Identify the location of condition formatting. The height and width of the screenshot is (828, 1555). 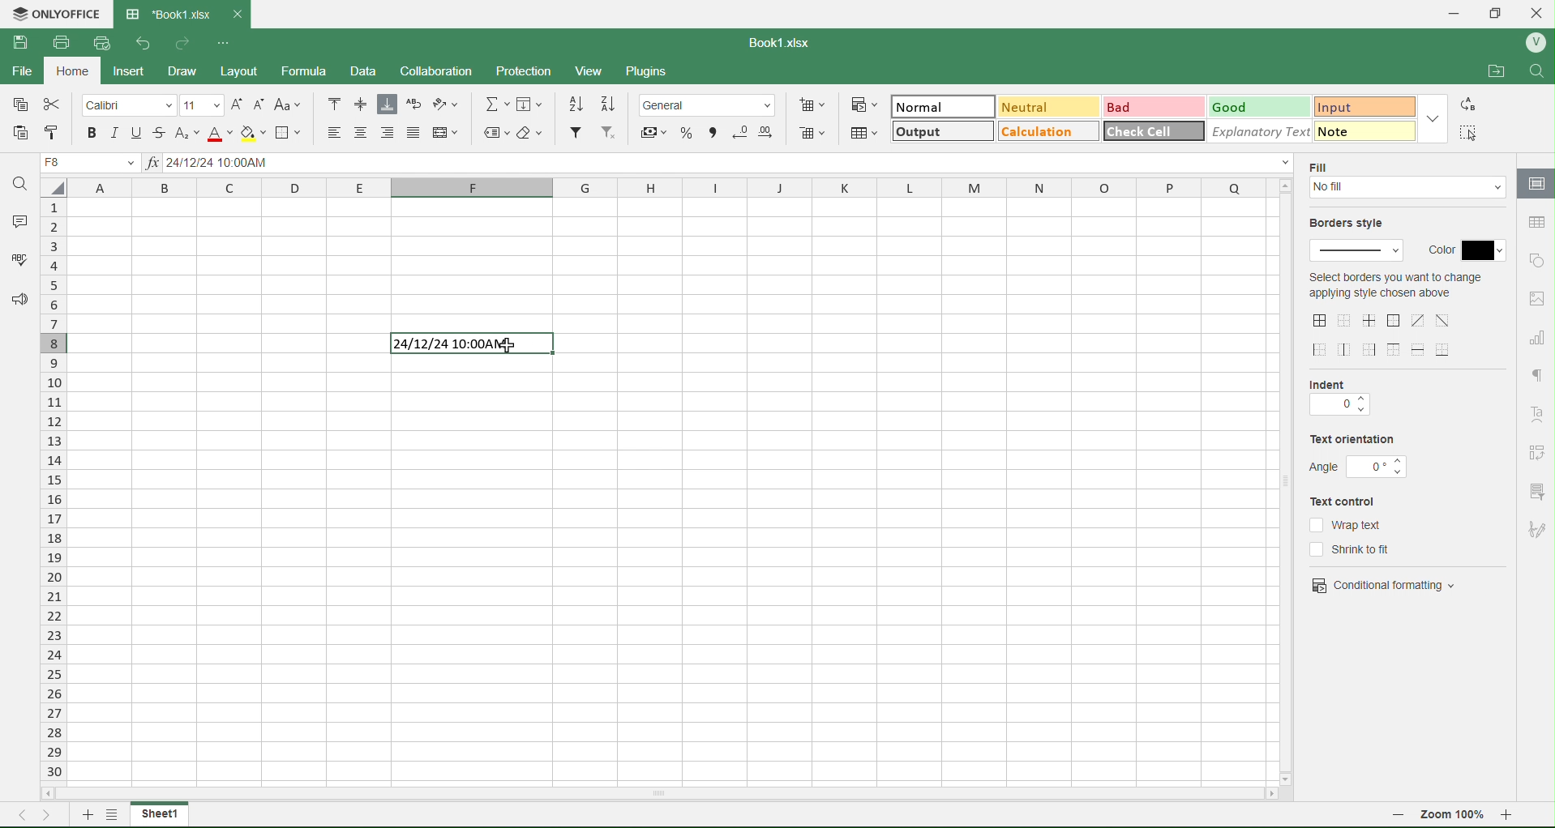
(1384, 583).